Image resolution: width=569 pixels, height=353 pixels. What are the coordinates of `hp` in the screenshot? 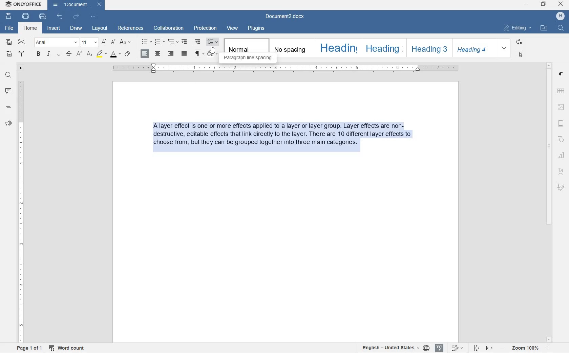 It's located at (560, 16).